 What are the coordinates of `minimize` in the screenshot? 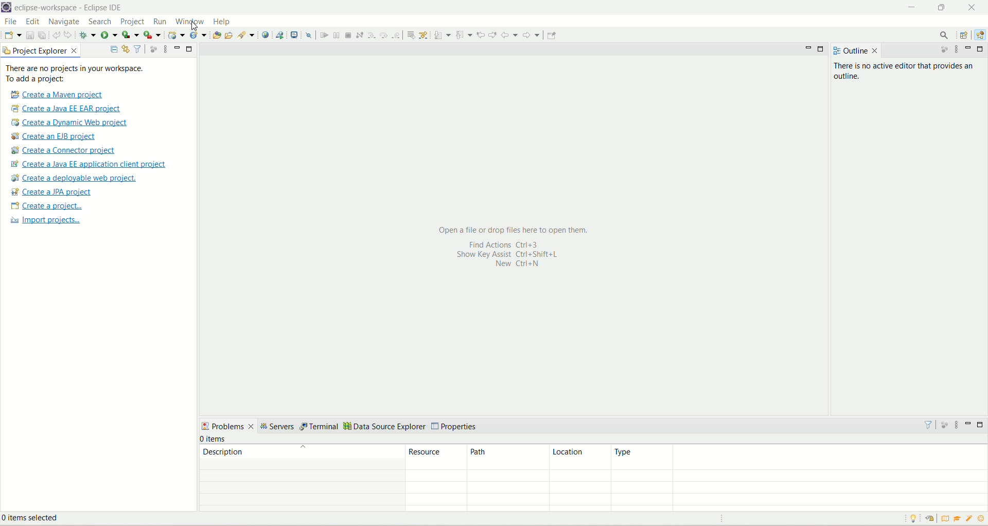 It's located at (177, 48).